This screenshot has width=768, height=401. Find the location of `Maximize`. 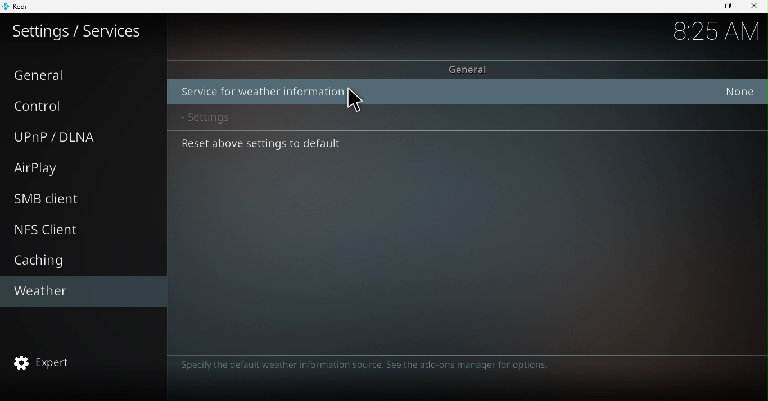

Maximize is located at coordinates (728, 5).